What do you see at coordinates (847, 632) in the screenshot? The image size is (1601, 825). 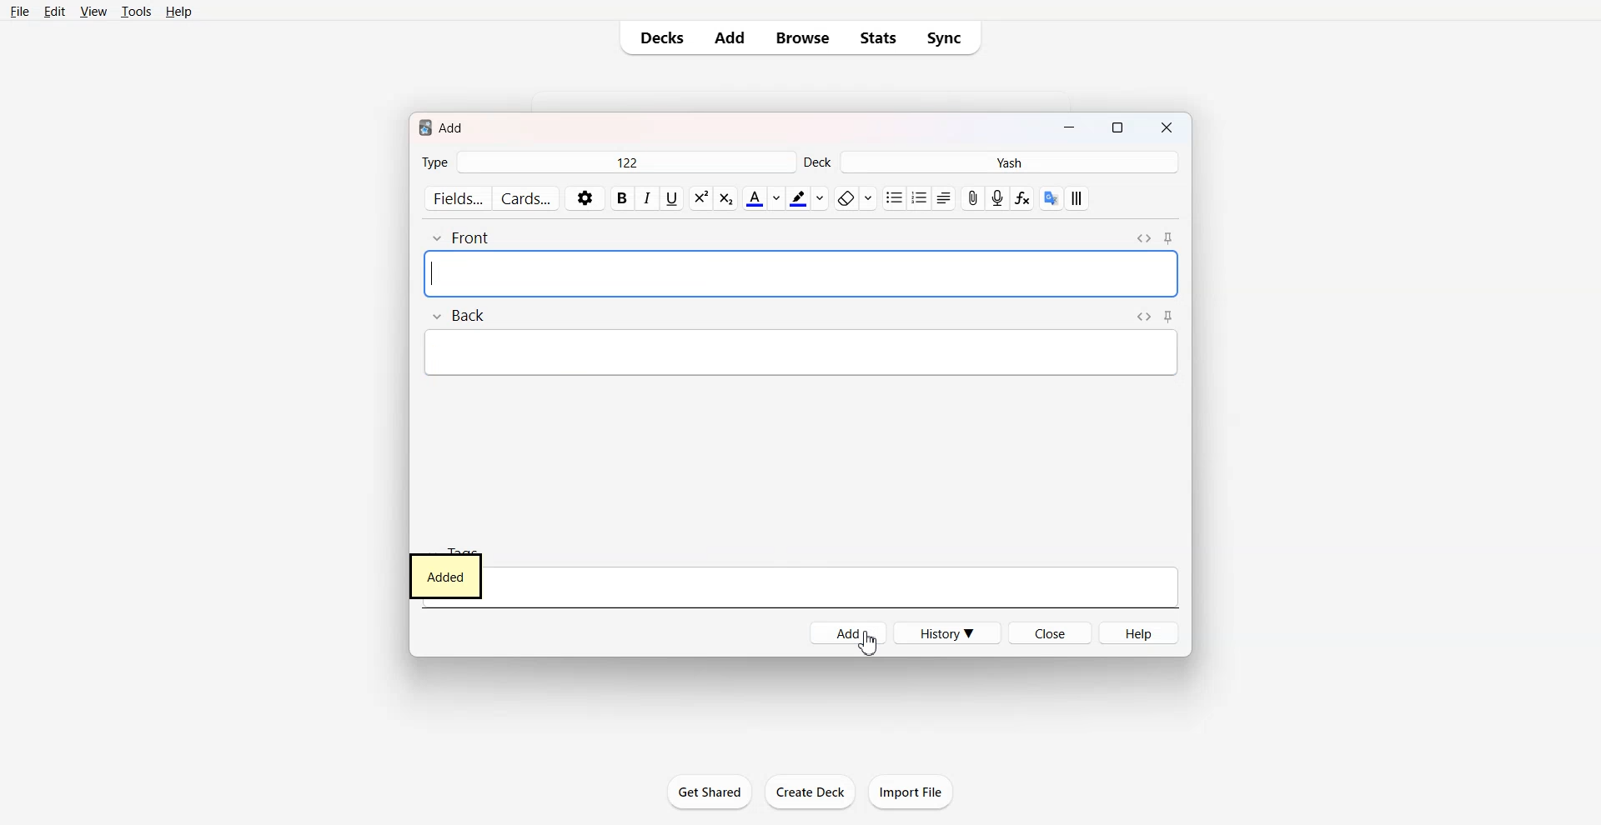 I see `Add` at bounding box center [847, 632].